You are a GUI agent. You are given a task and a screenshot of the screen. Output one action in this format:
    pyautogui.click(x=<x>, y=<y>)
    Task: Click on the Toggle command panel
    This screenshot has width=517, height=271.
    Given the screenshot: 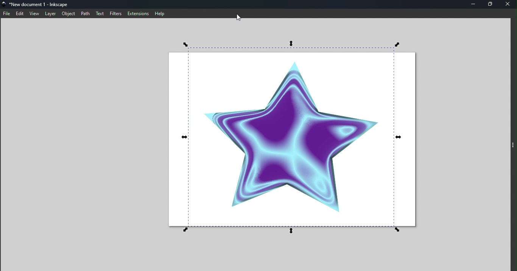 What is the action you would take?
    pyautogui.click(x=512, y=145)
    